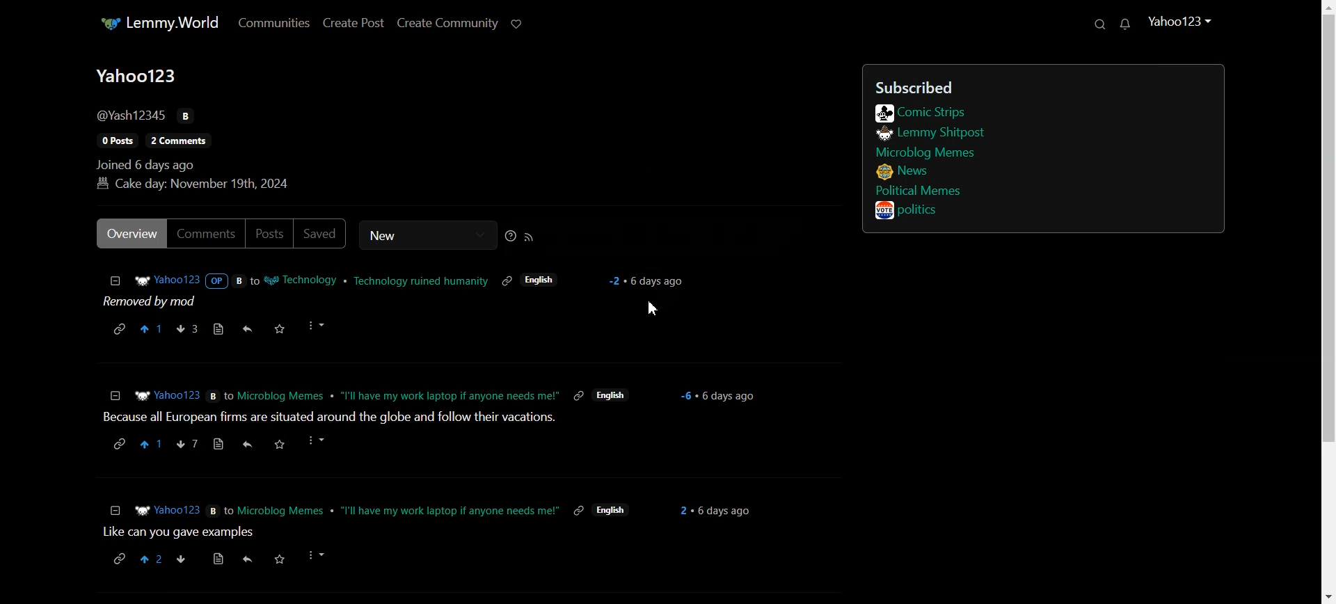  I want to click on 6 days ago, so click(722, 509).